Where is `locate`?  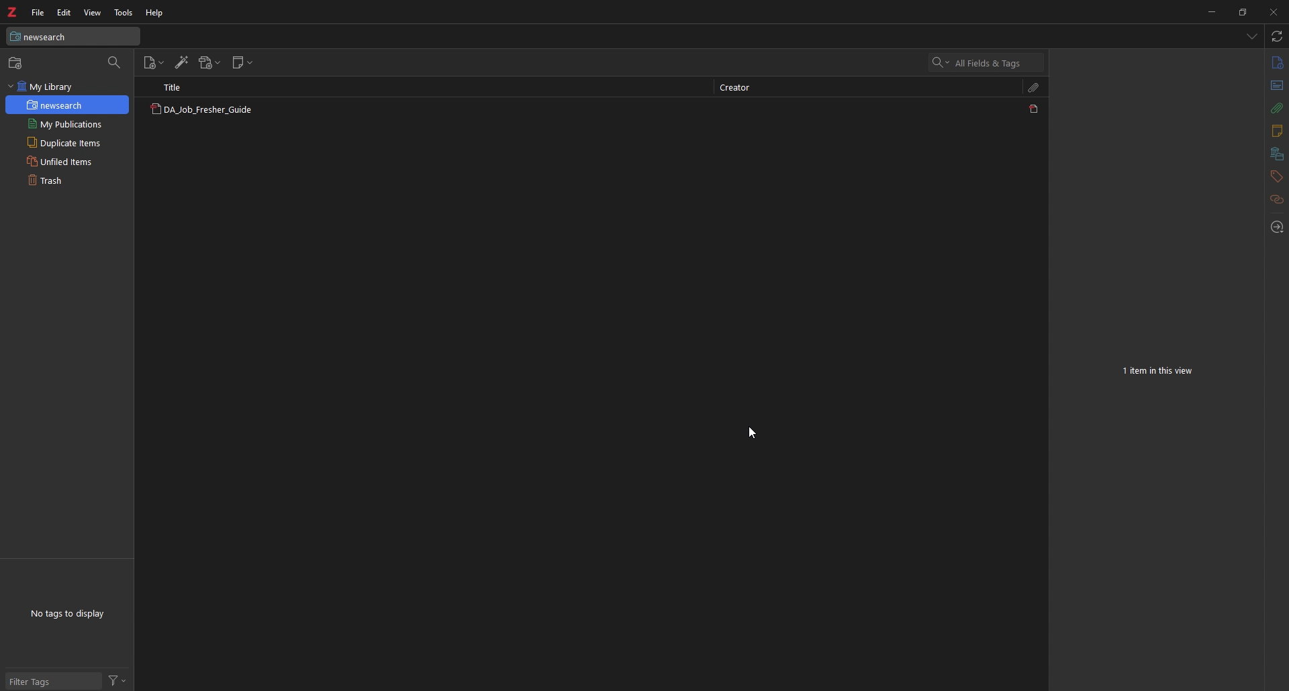
locate is located at coordinates (1276, 228).